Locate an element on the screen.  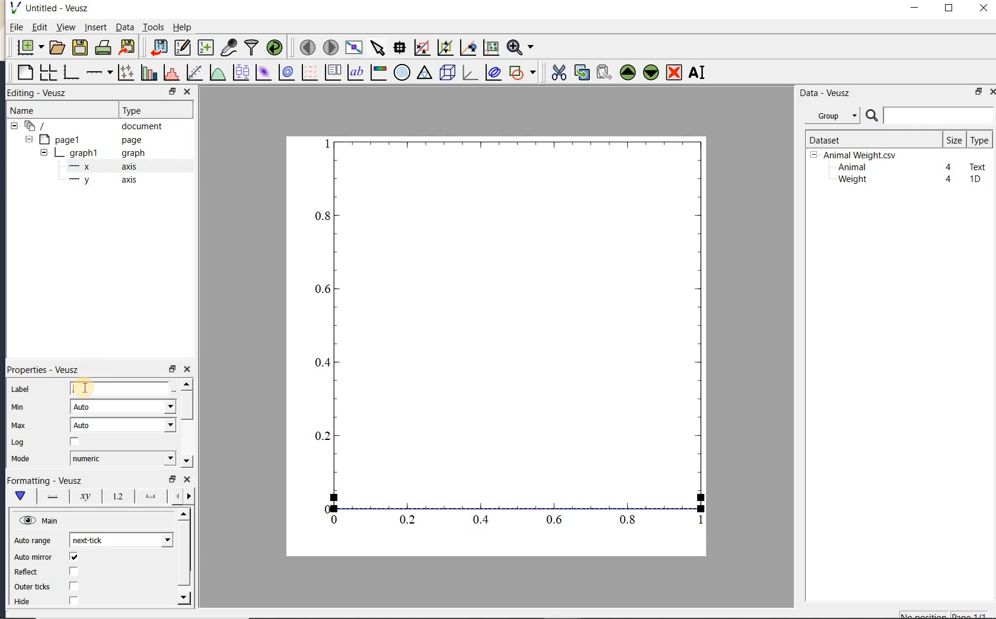
restore is located at coordinates (171, 479).